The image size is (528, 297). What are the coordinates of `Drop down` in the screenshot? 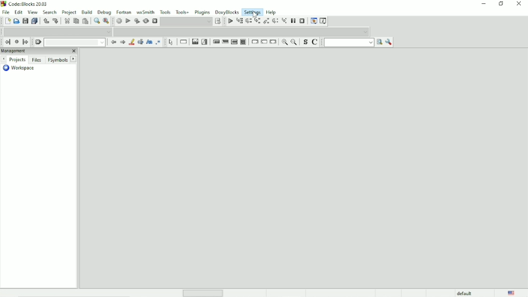 It's located at (102, 43).